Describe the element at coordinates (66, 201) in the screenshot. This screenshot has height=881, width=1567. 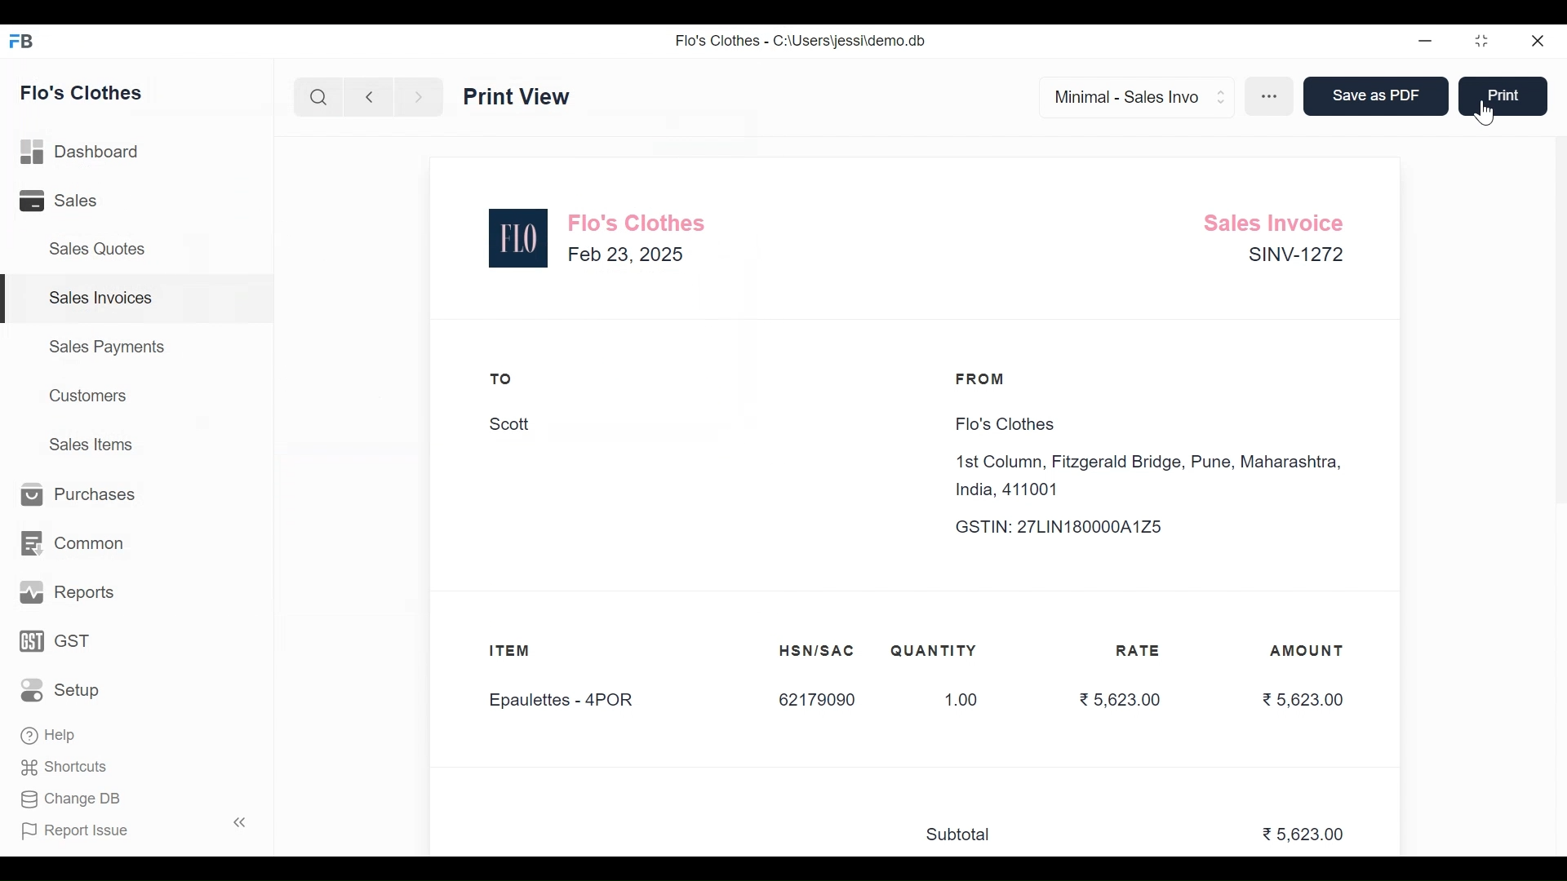
I see `Sales` at that location.